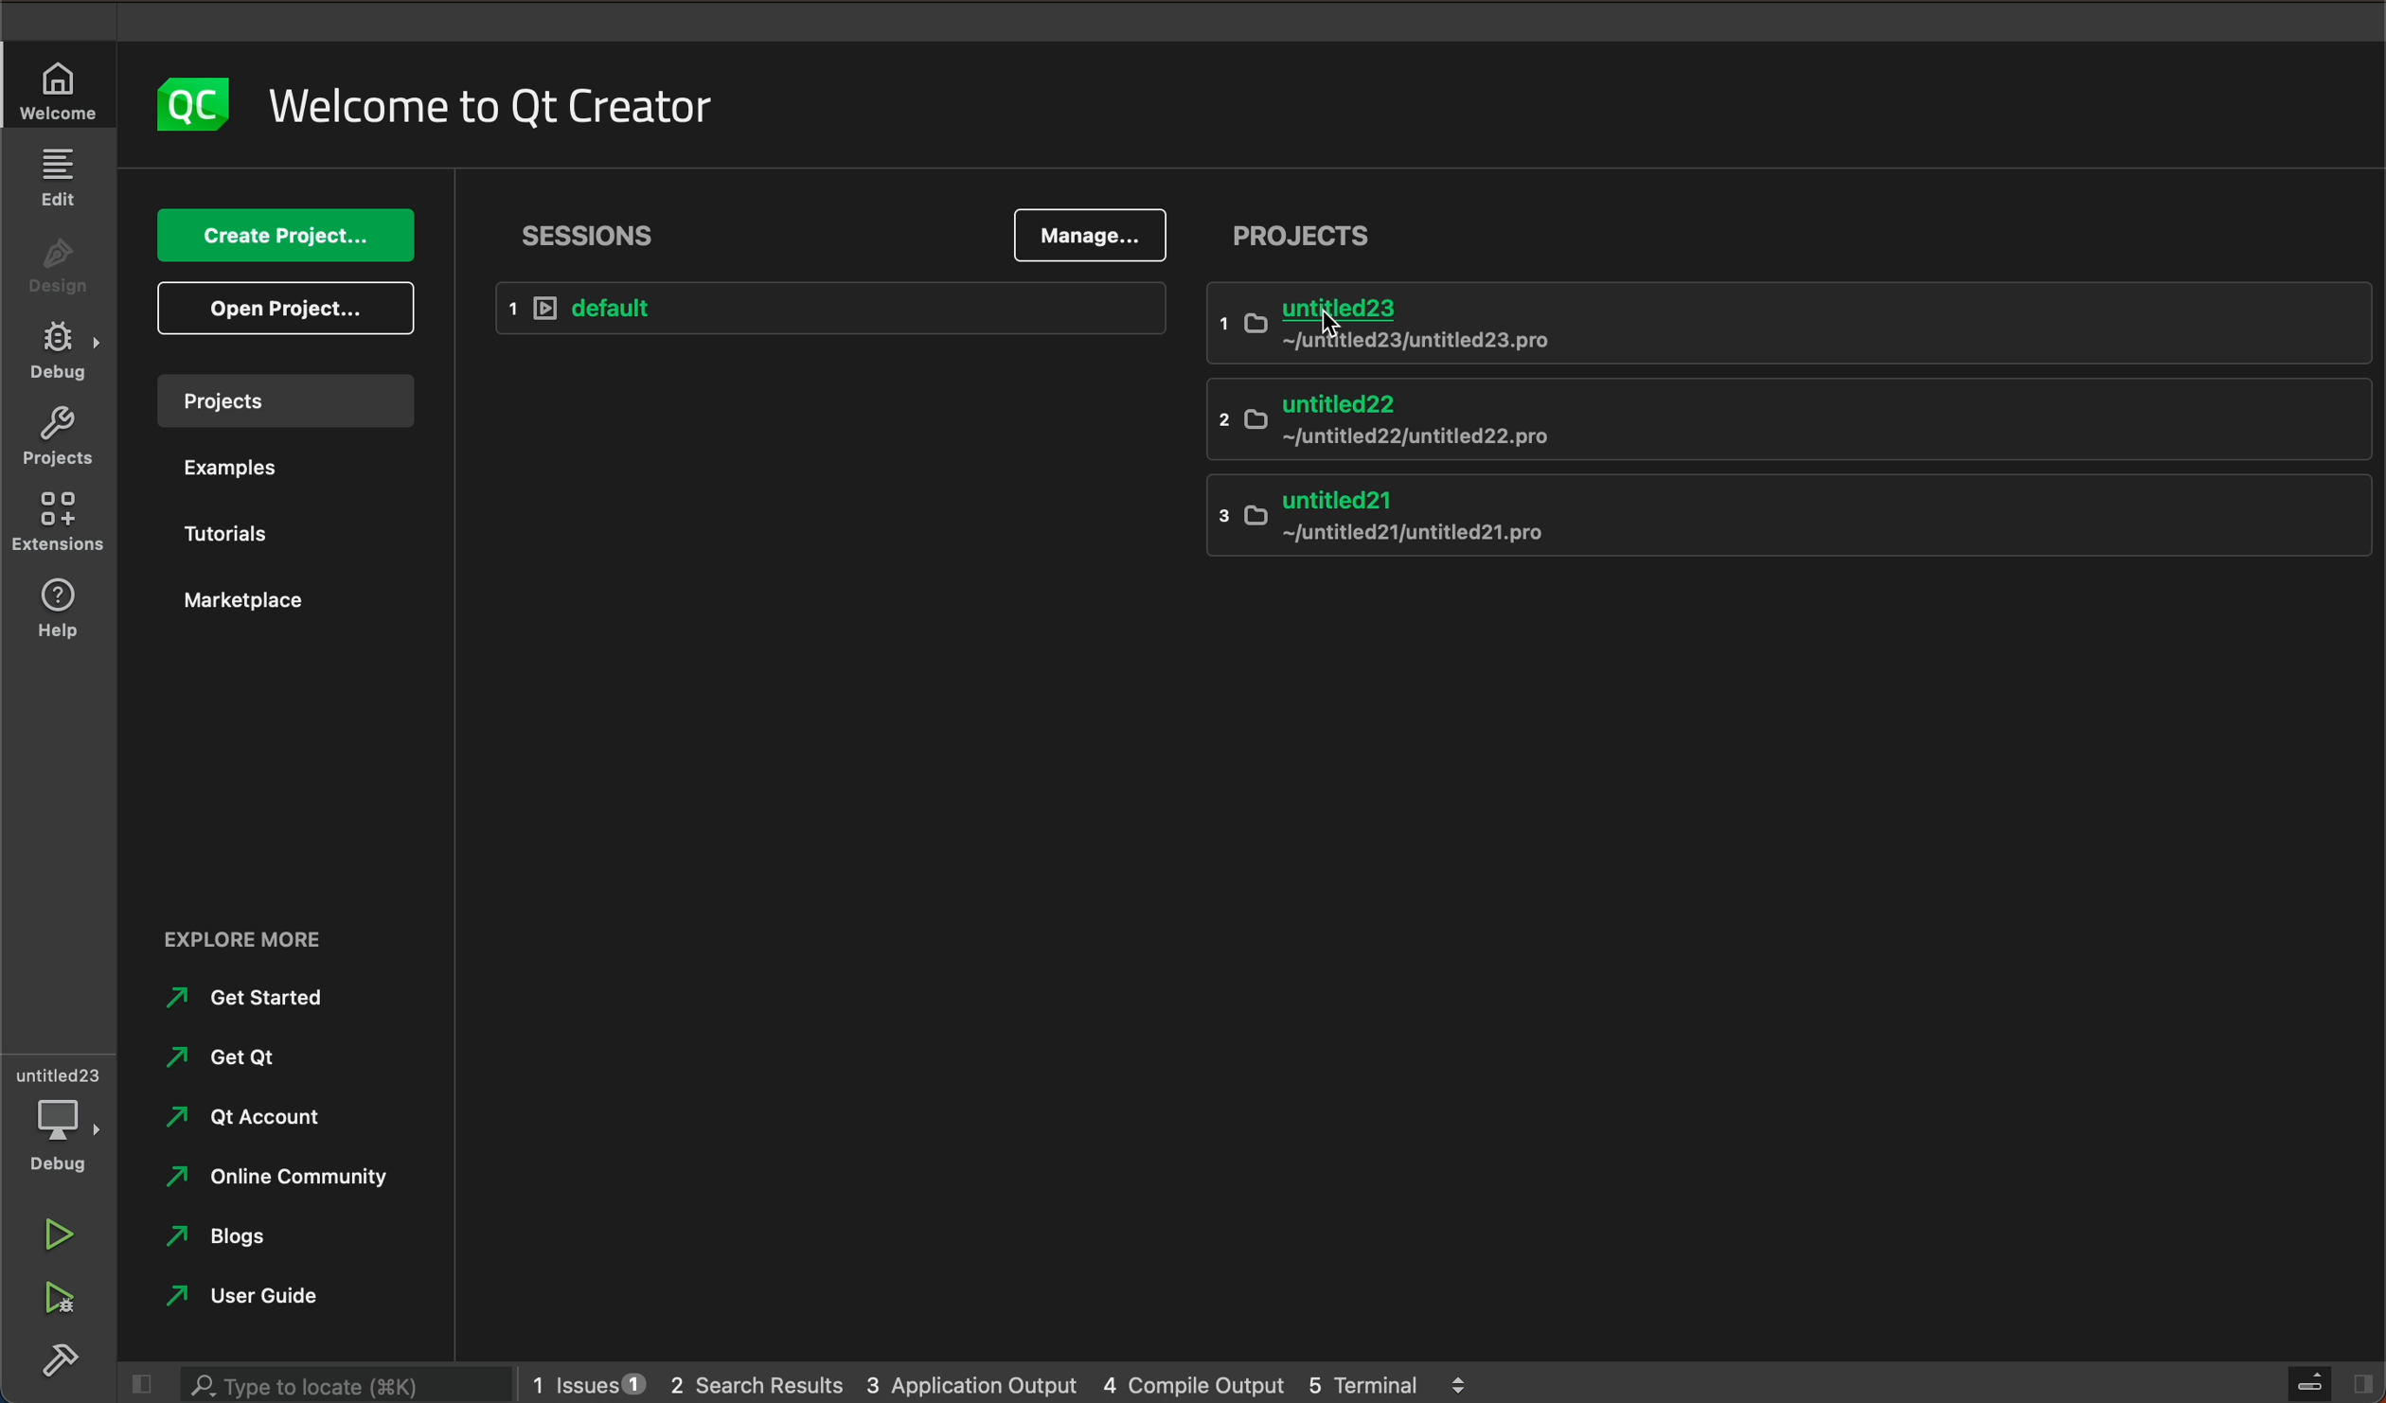 The width and height of the screenshot is (2386, 1403). What do you see at coordinates (497, 114) in the screenshot?
I see `welcome` at bounding box center [497, 114].